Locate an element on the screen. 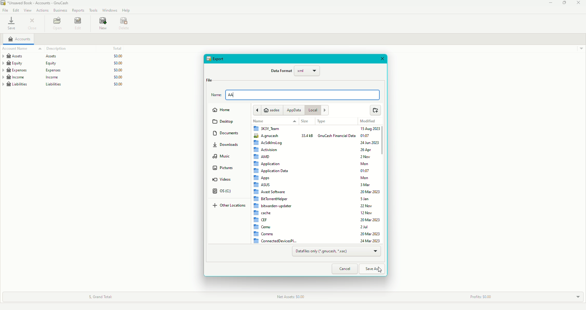  Net assets is located at coordinates (291, 297).